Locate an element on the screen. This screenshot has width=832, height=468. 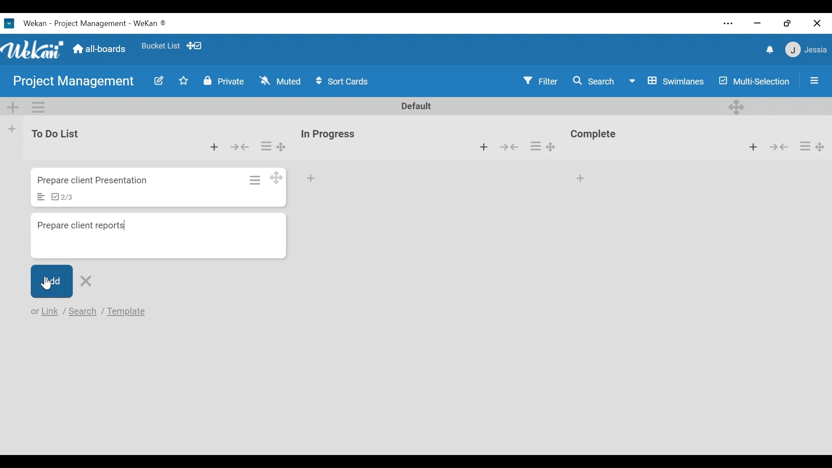
Desktop drag handle is located at coordinates (556, 145).